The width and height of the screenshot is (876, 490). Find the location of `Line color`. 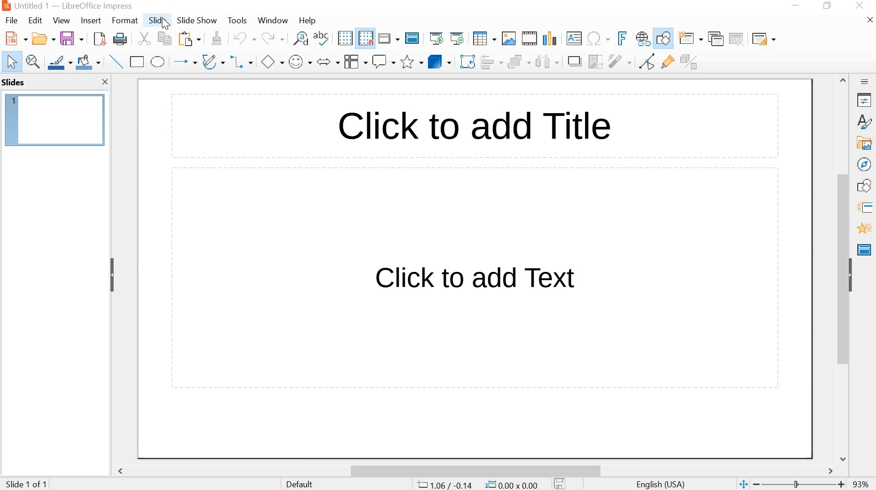

Line color is located at coordinates (60, 62).